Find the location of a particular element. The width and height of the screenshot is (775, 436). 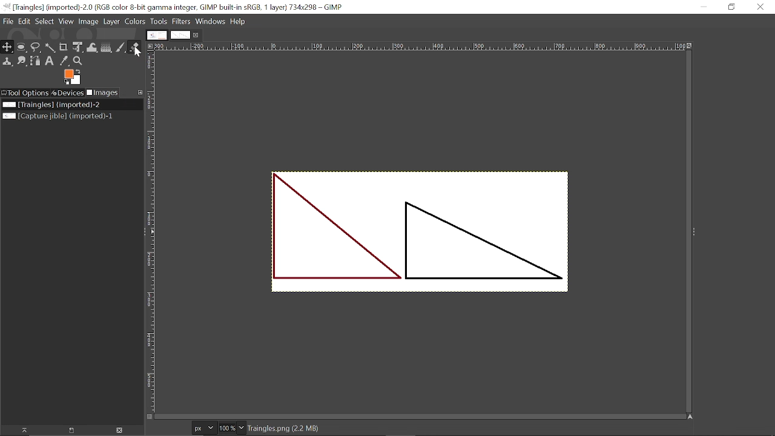

Free select tool is located at coordinates (36, 48).